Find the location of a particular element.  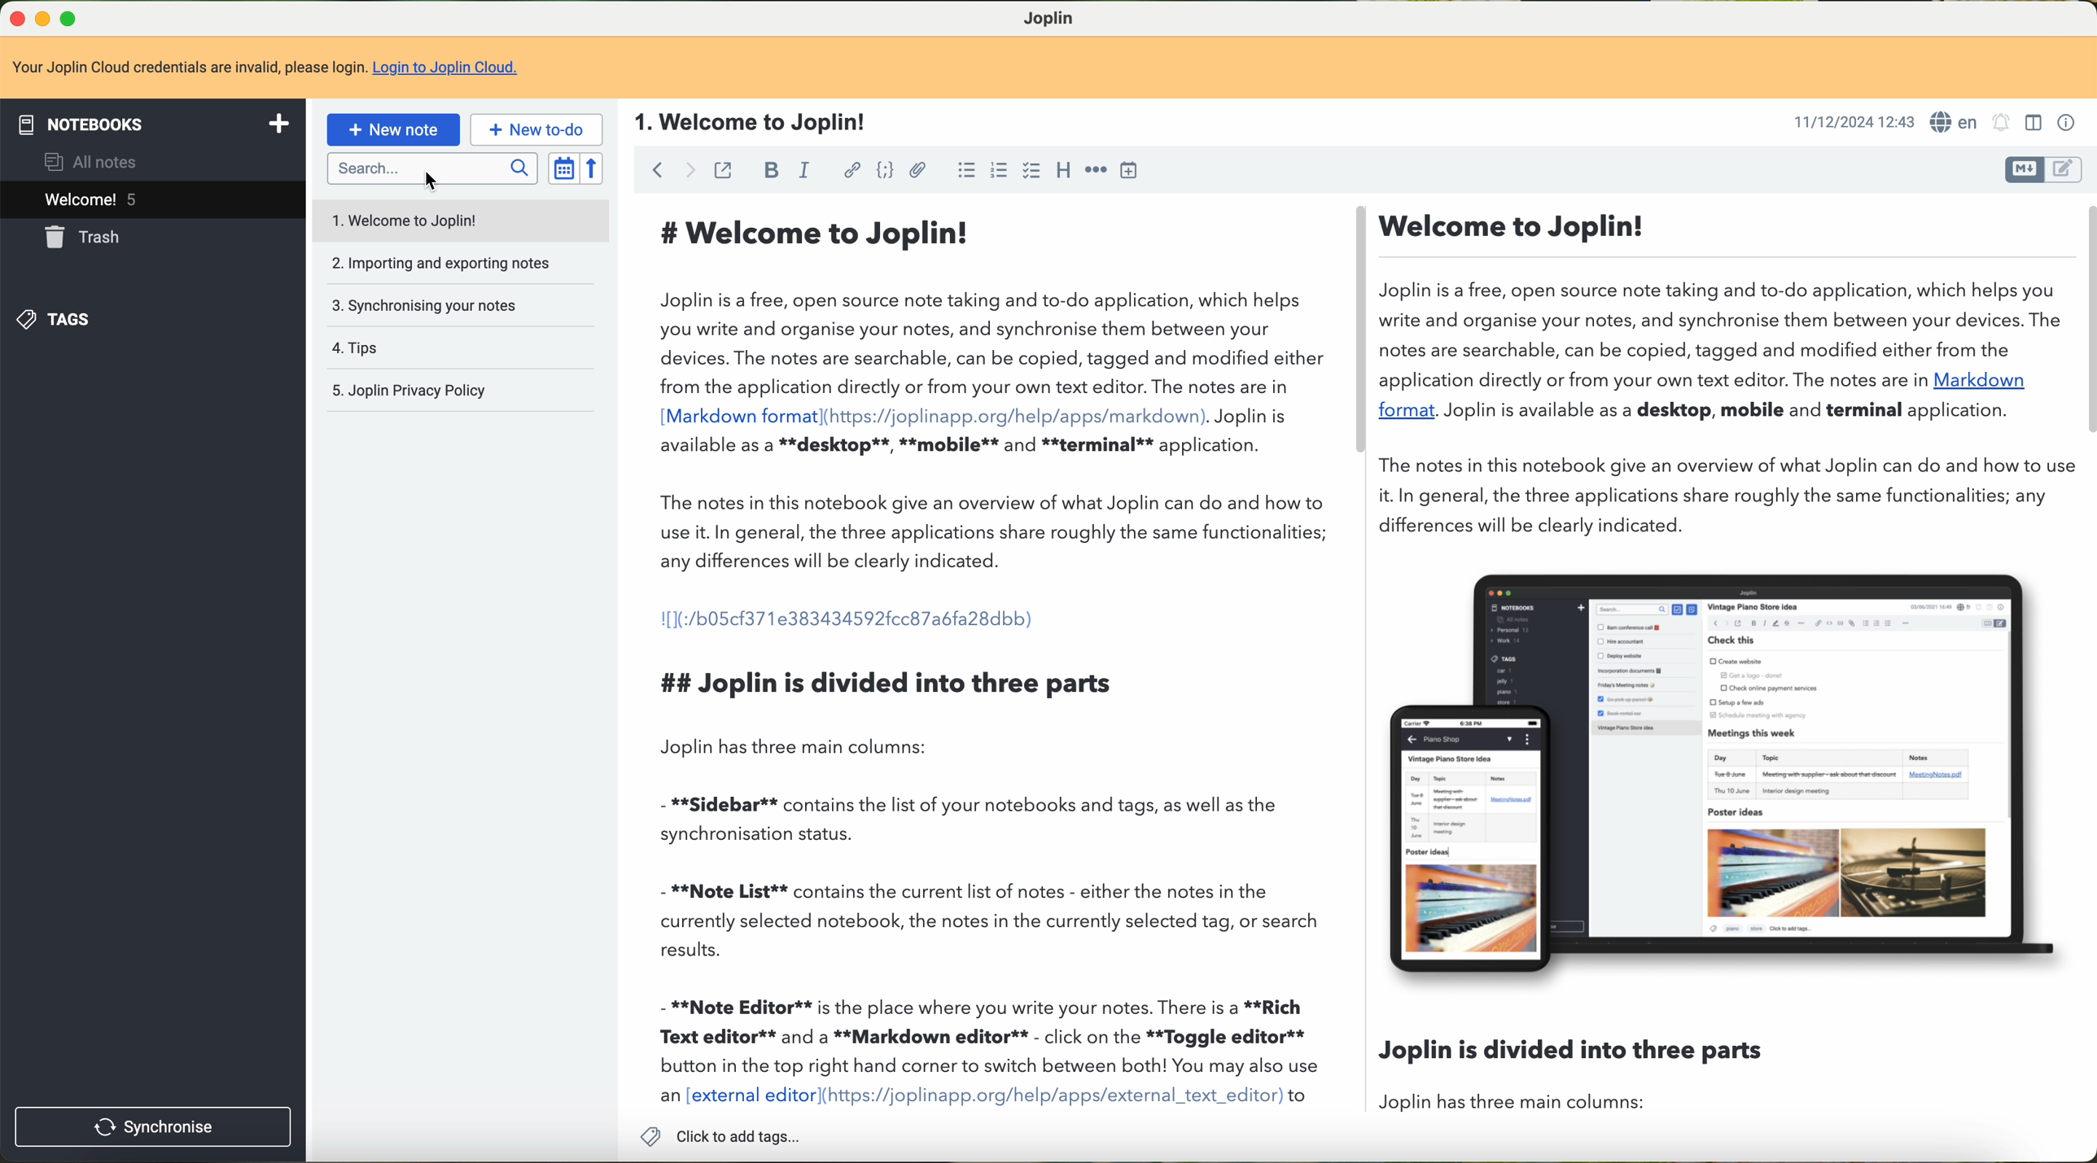

numbered list is located at coordinates (963, 168).